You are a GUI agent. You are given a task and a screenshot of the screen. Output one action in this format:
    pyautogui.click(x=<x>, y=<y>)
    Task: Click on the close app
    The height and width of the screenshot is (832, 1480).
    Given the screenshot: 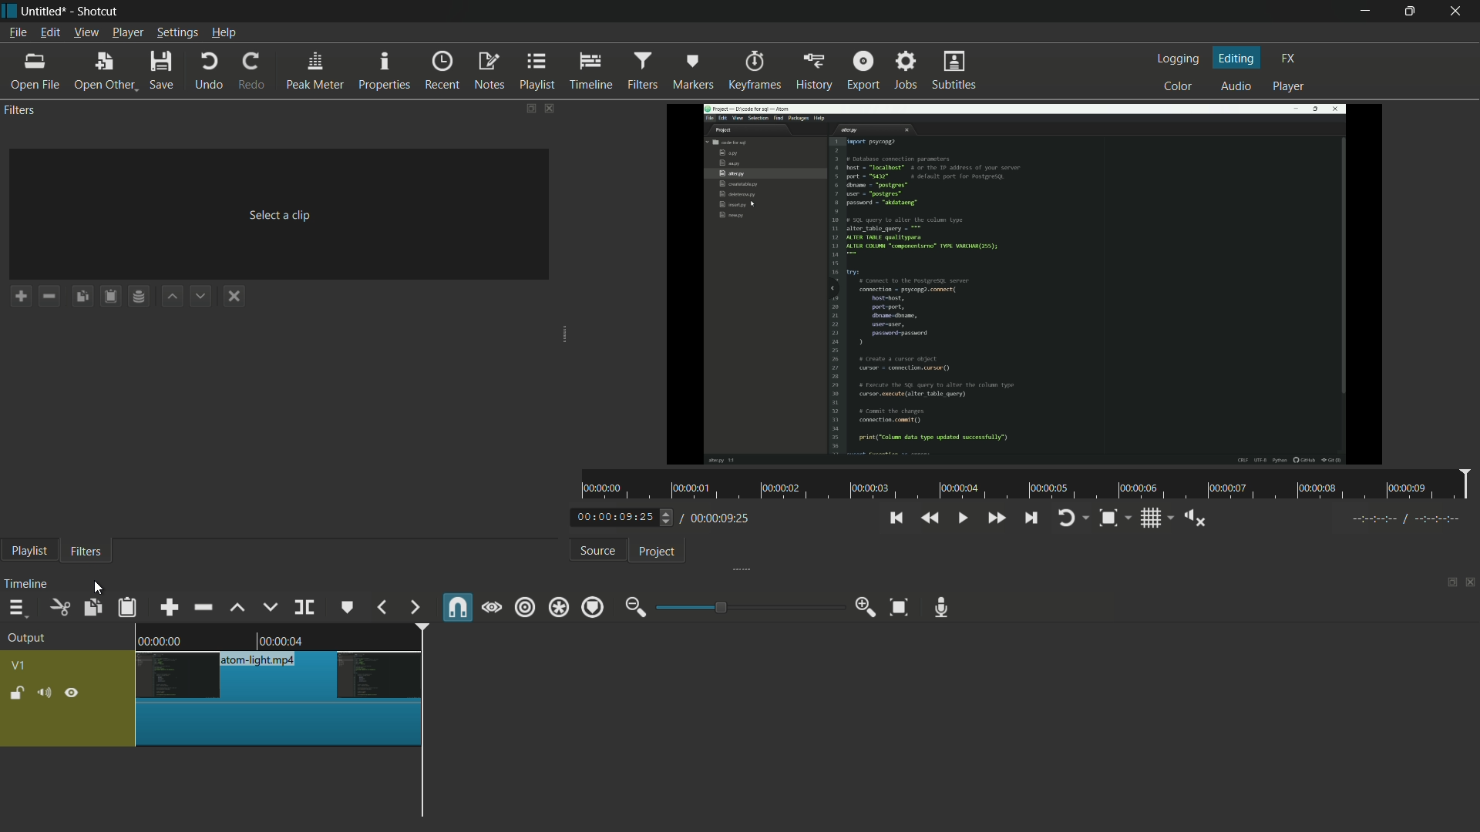 What is the action you would take?
    pyautogui.click(x=1461, y=12)
    